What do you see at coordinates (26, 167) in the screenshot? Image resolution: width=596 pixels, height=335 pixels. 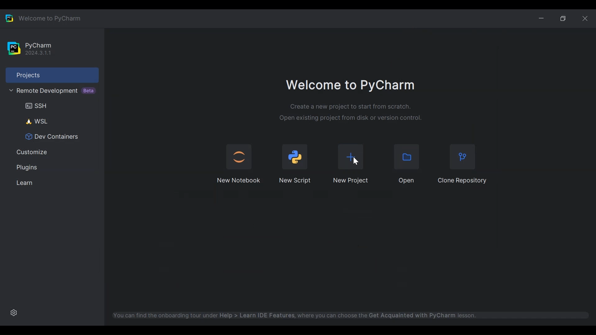 I see `Plugins` at bounding box center [26, 167].